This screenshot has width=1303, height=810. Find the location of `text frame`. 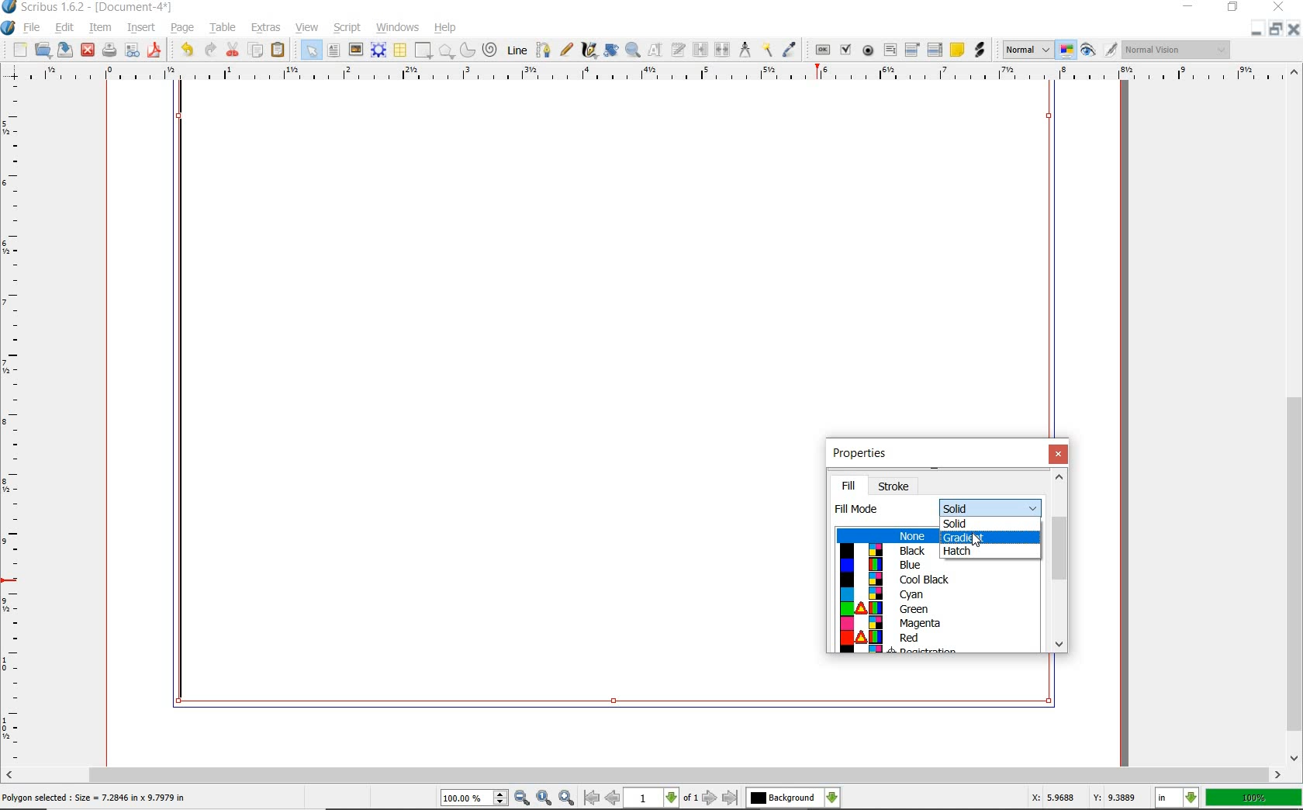

text frame is located at coordinates (334, 52).